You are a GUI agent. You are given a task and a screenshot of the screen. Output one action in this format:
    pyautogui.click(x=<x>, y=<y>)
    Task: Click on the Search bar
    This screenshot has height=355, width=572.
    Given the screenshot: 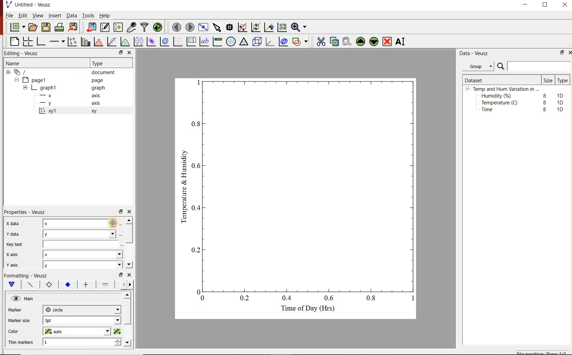 What is the action you would take?
    pyautogui.click(x=534, y=66)
    